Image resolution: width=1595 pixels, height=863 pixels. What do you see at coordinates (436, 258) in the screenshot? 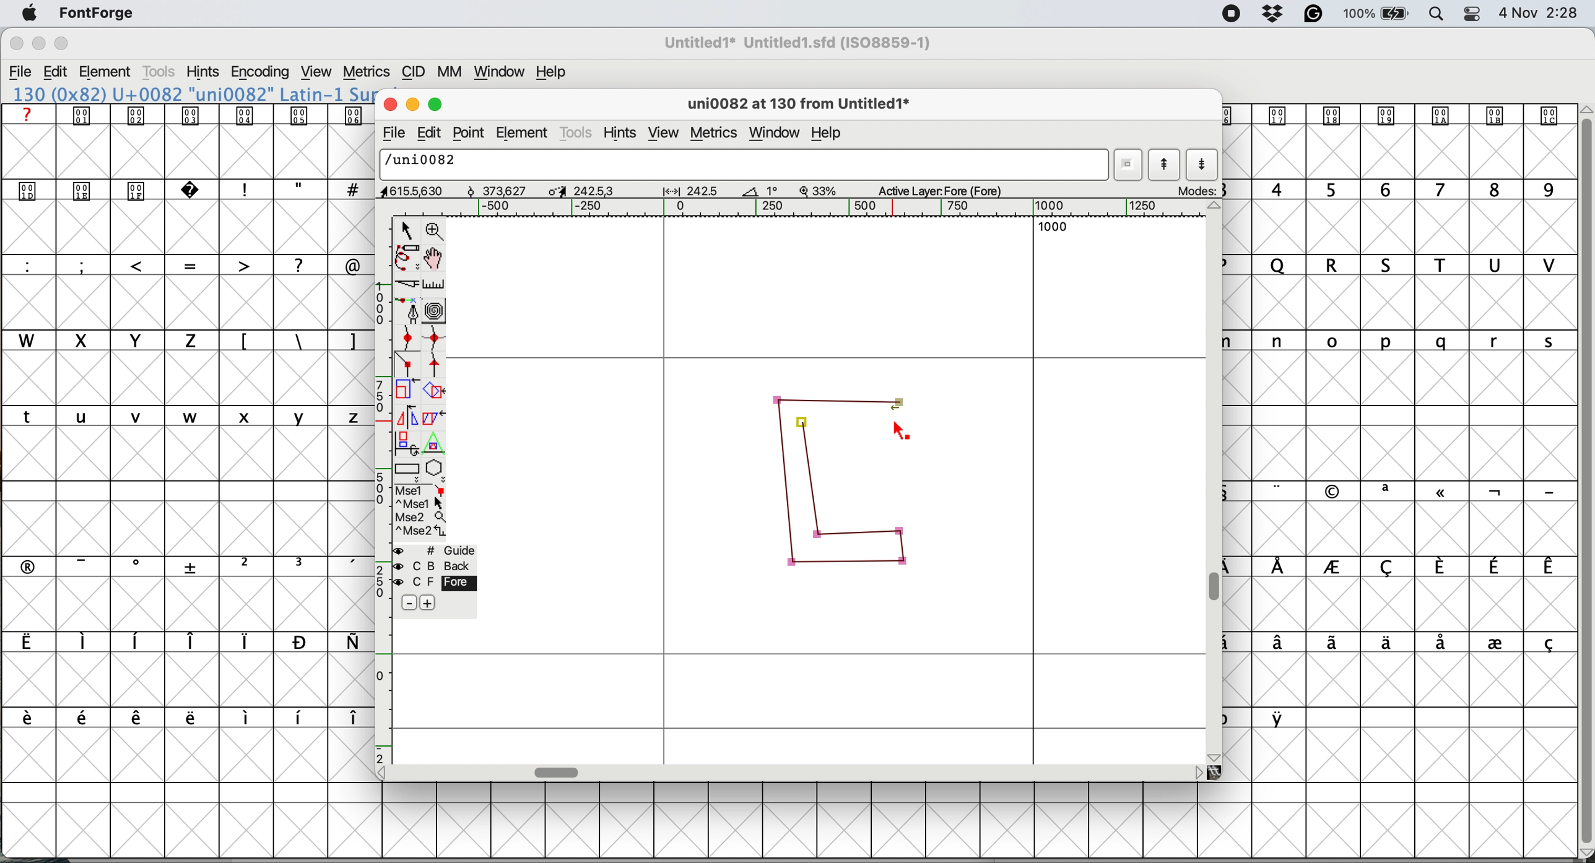
I see `scroll by hand` at bounding box center [436, 258].